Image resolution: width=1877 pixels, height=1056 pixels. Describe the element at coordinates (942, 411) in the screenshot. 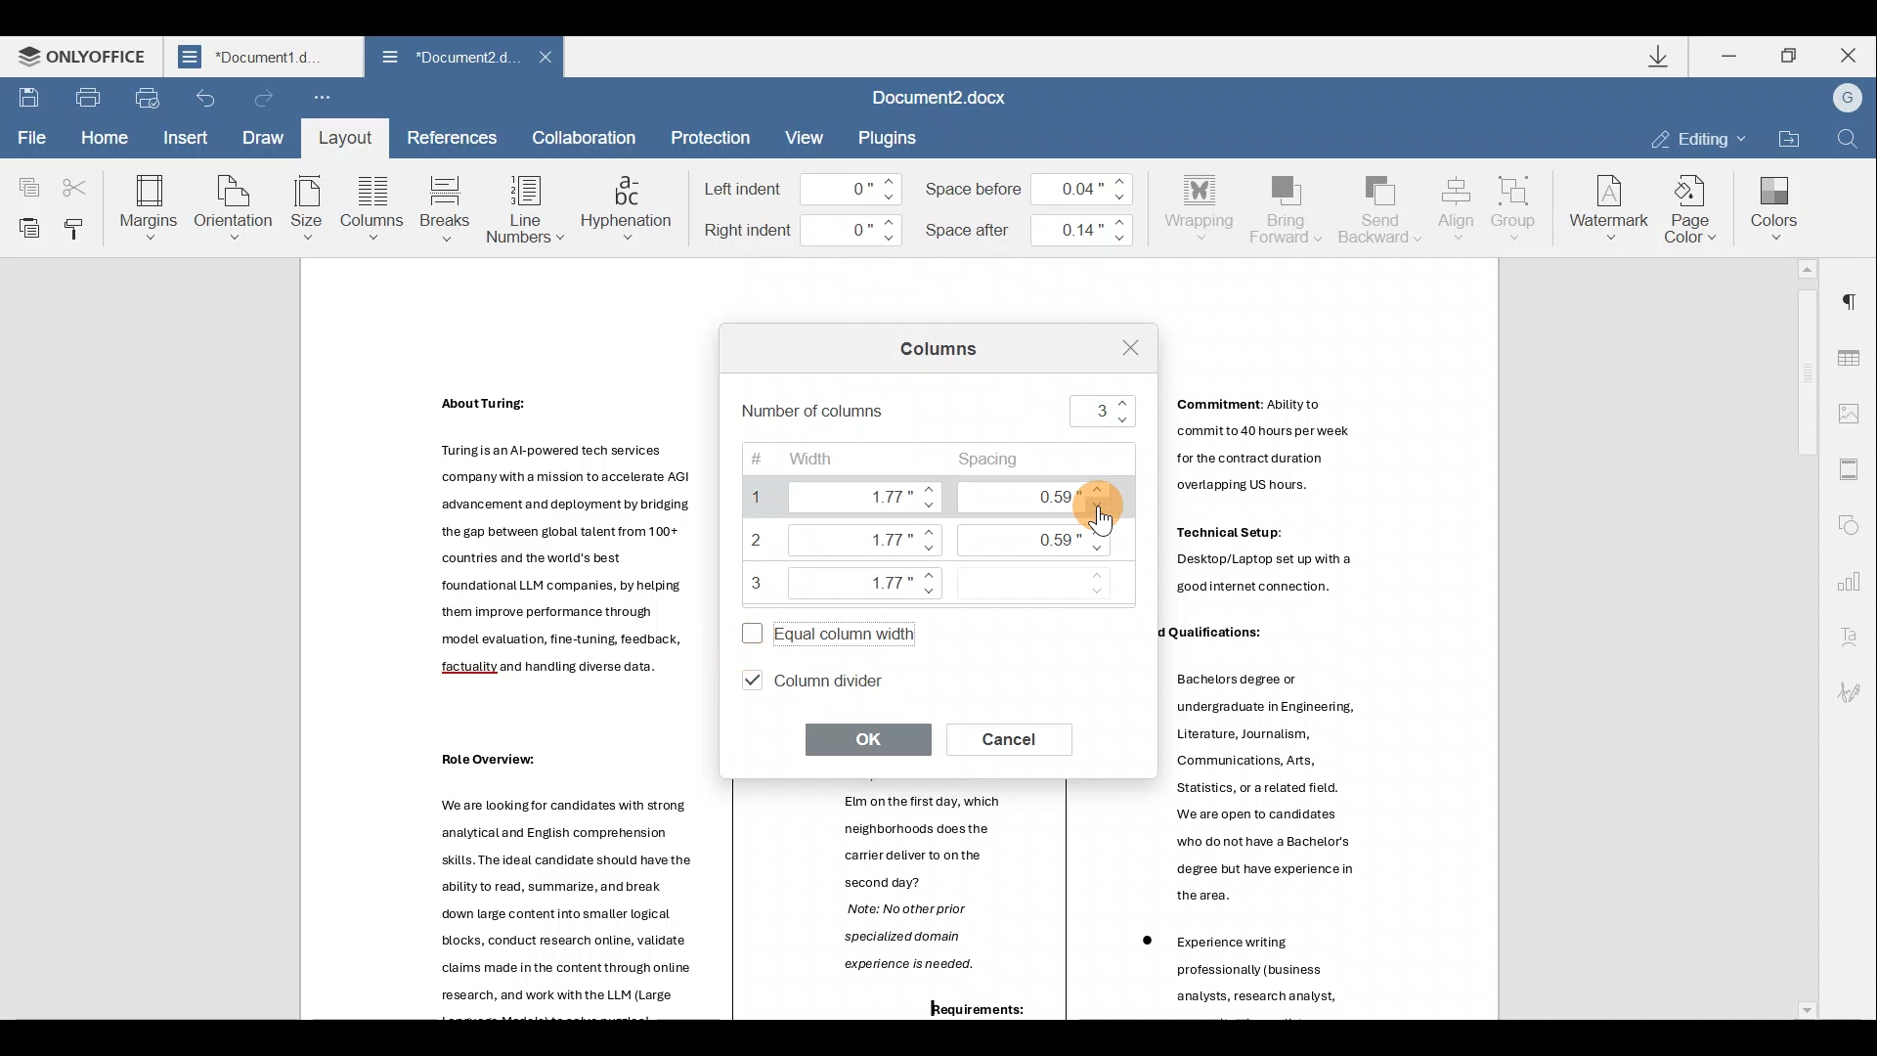

I see `Number of columns` at that location.